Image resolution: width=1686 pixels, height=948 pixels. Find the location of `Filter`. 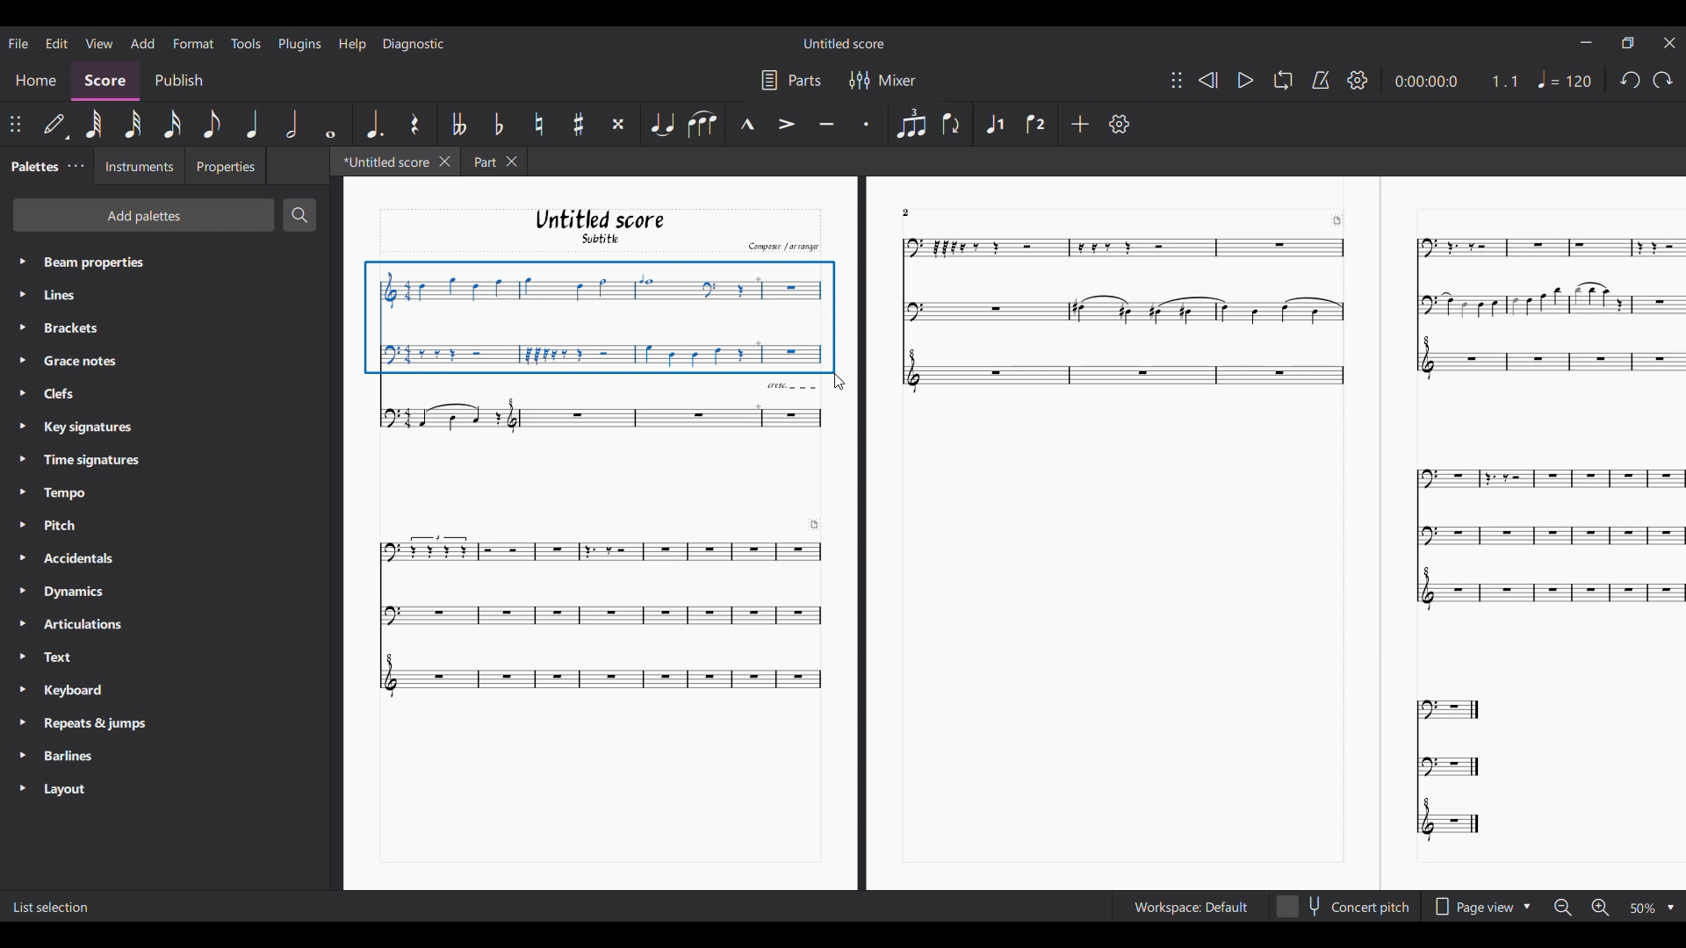

Filter is located at coordinates (857, 80).